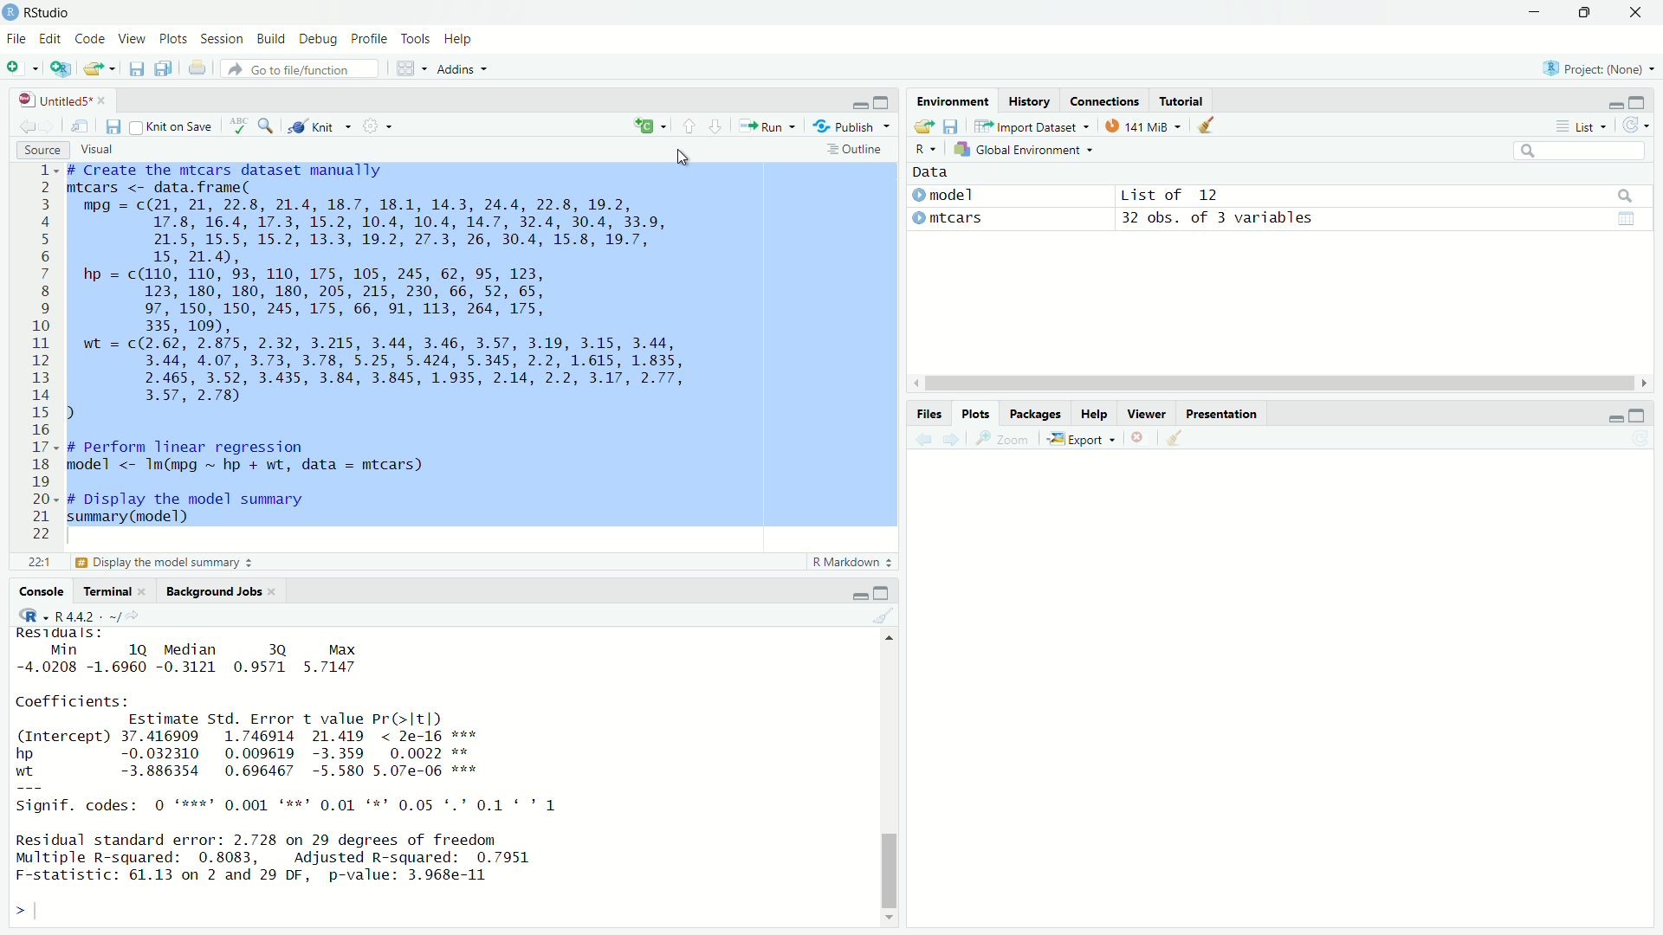 This screenshot has width=1663, height=935. What do you see at coordinates (38, 564) in the screenshot?
I see `221` at bounding box center [38, 564].